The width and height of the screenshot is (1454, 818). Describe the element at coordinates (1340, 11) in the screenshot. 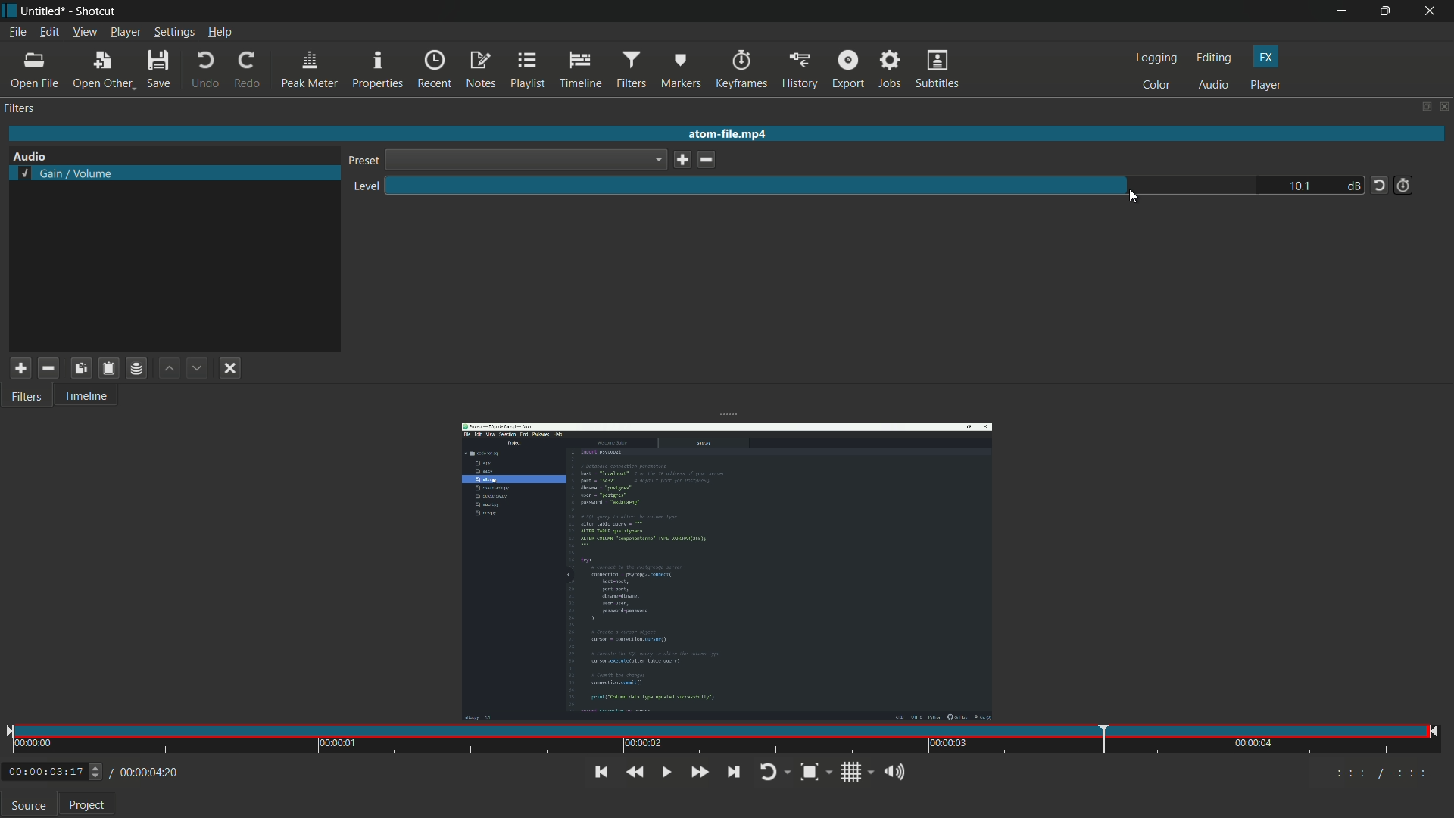

I see `minimize` at that location.